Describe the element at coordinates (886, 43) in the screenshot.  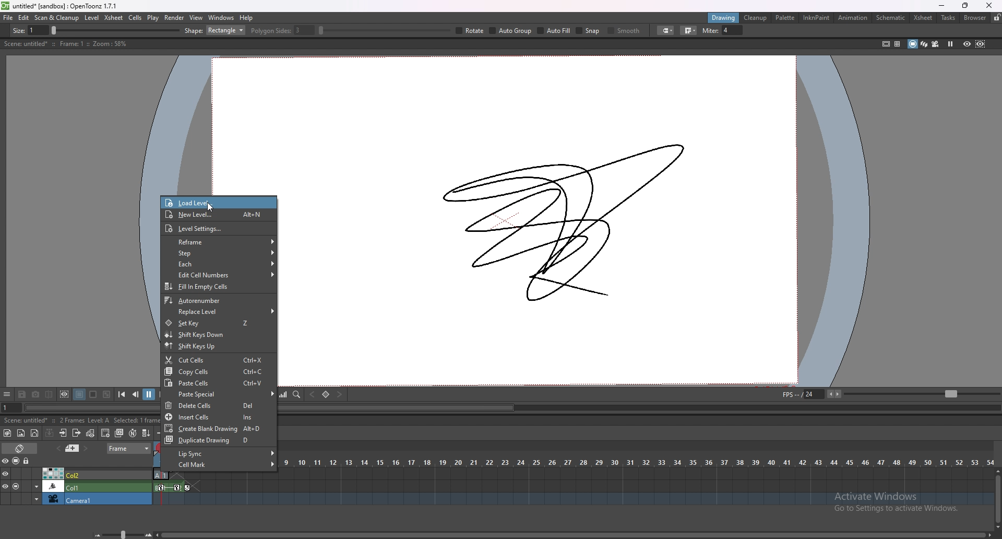
I see `safe area` at that location.